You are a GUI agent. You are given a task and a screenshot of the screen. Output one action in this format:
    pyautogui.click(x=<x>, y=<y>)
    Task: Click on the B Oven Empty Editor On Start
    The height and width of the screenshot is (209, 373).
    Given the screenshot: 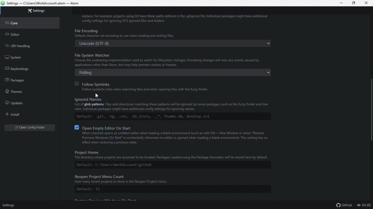 What is the action you would take?
    pyautogui.click(x=104, y=126)
    